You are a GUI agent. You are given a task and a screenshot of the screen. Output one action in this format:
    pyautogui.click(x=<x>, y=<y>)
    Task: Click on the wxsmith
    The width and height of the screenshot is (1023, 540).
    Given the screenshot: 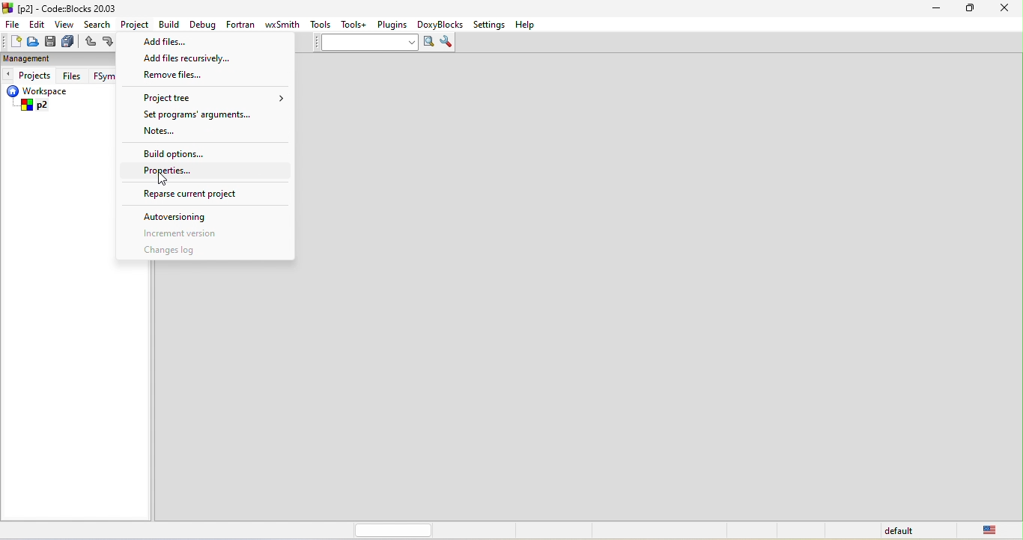 What is the action you would take?
    pyautogui.click(x=284, y=24)
    